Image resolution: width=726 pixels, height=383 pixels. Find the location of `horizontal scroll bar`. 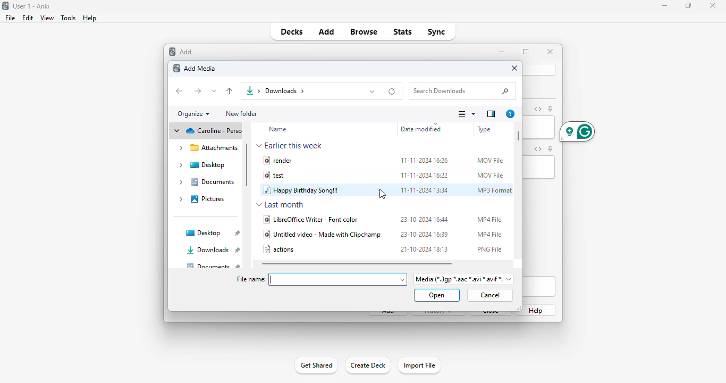

horizontal scroll bar is located at coordinates (518, 136).